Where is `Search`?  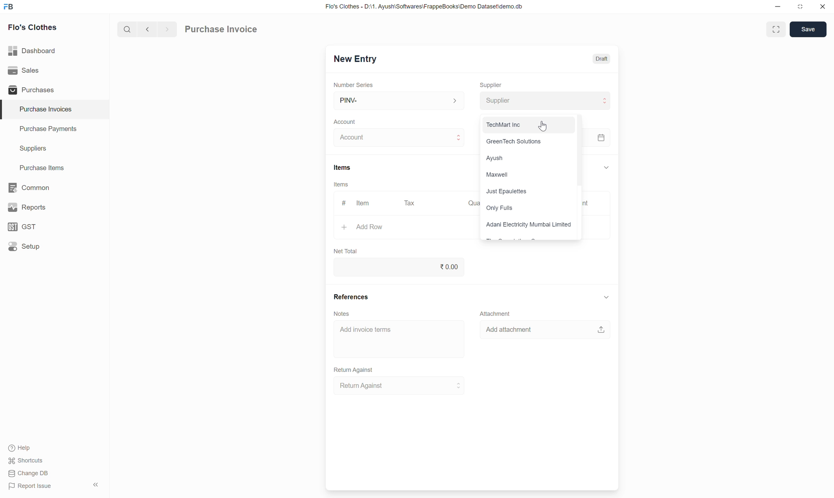
Search is located at coordinates (127, 29).